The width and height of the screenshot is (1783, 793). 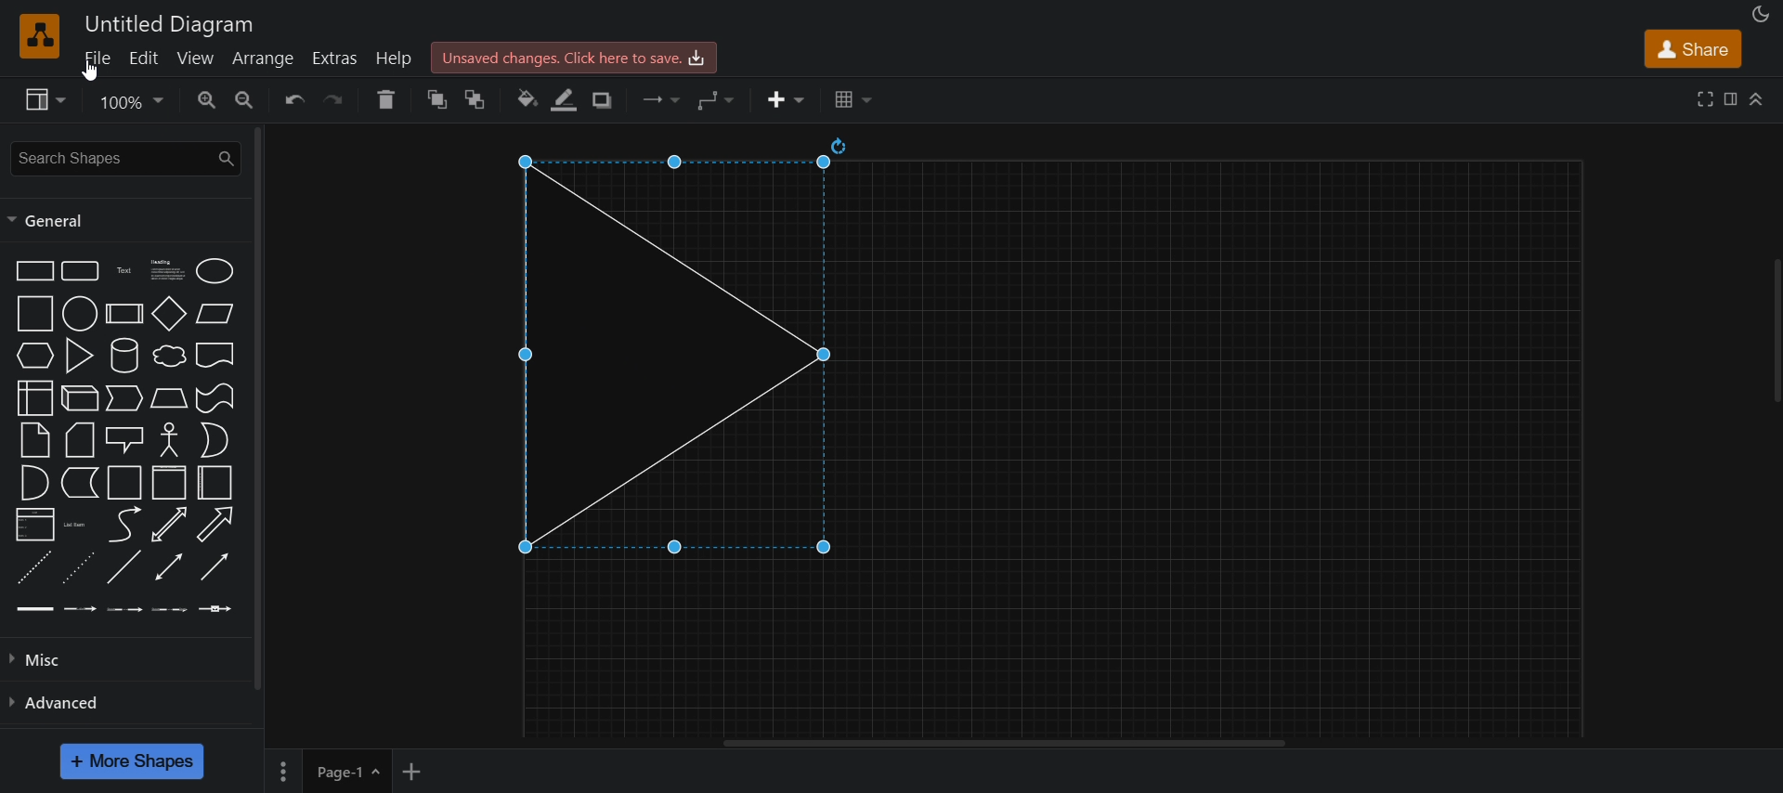 What do you see at coordinates (660, 99) in the screenshot?
I see `connection` at bounding box center [660, 99].